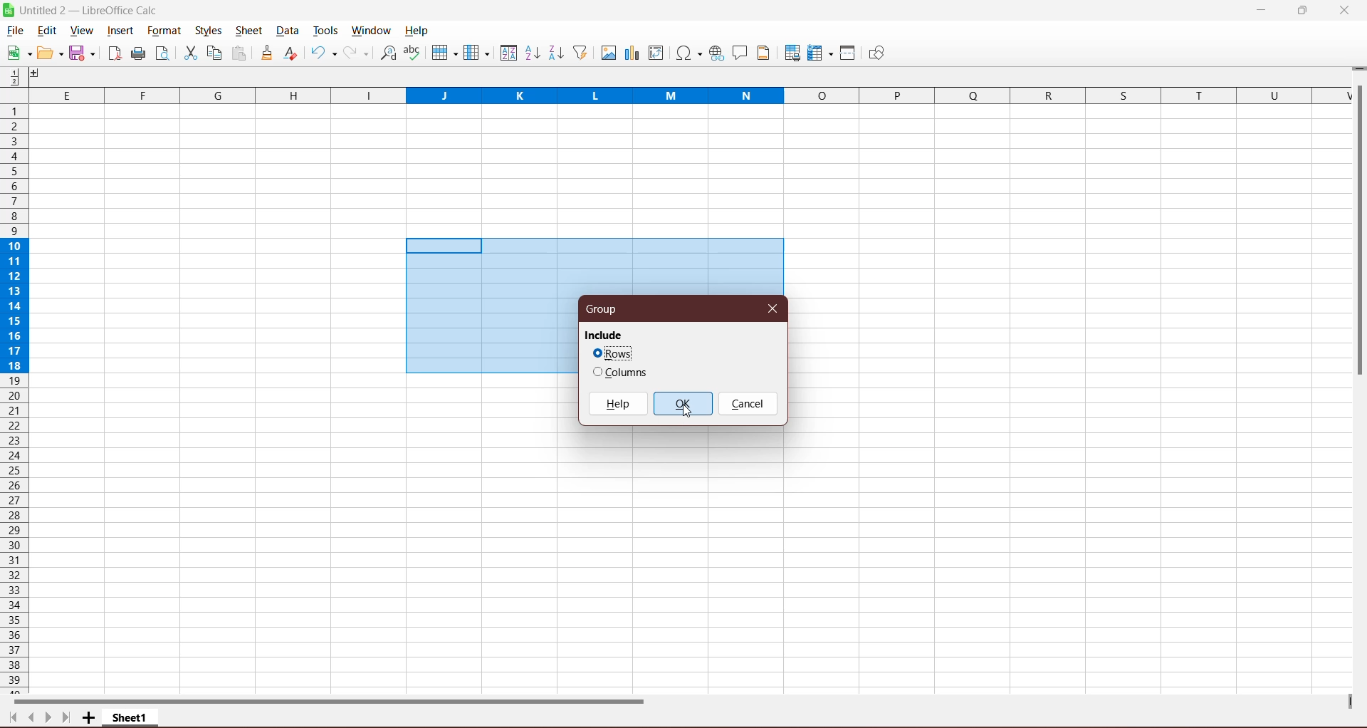 Image resolution: width=1367 pixels, height=728 pixels. What do you see at coordinates (29, 717) in the screenshot?
I see `Scroll to previous page` at bounding box center [29, 717].